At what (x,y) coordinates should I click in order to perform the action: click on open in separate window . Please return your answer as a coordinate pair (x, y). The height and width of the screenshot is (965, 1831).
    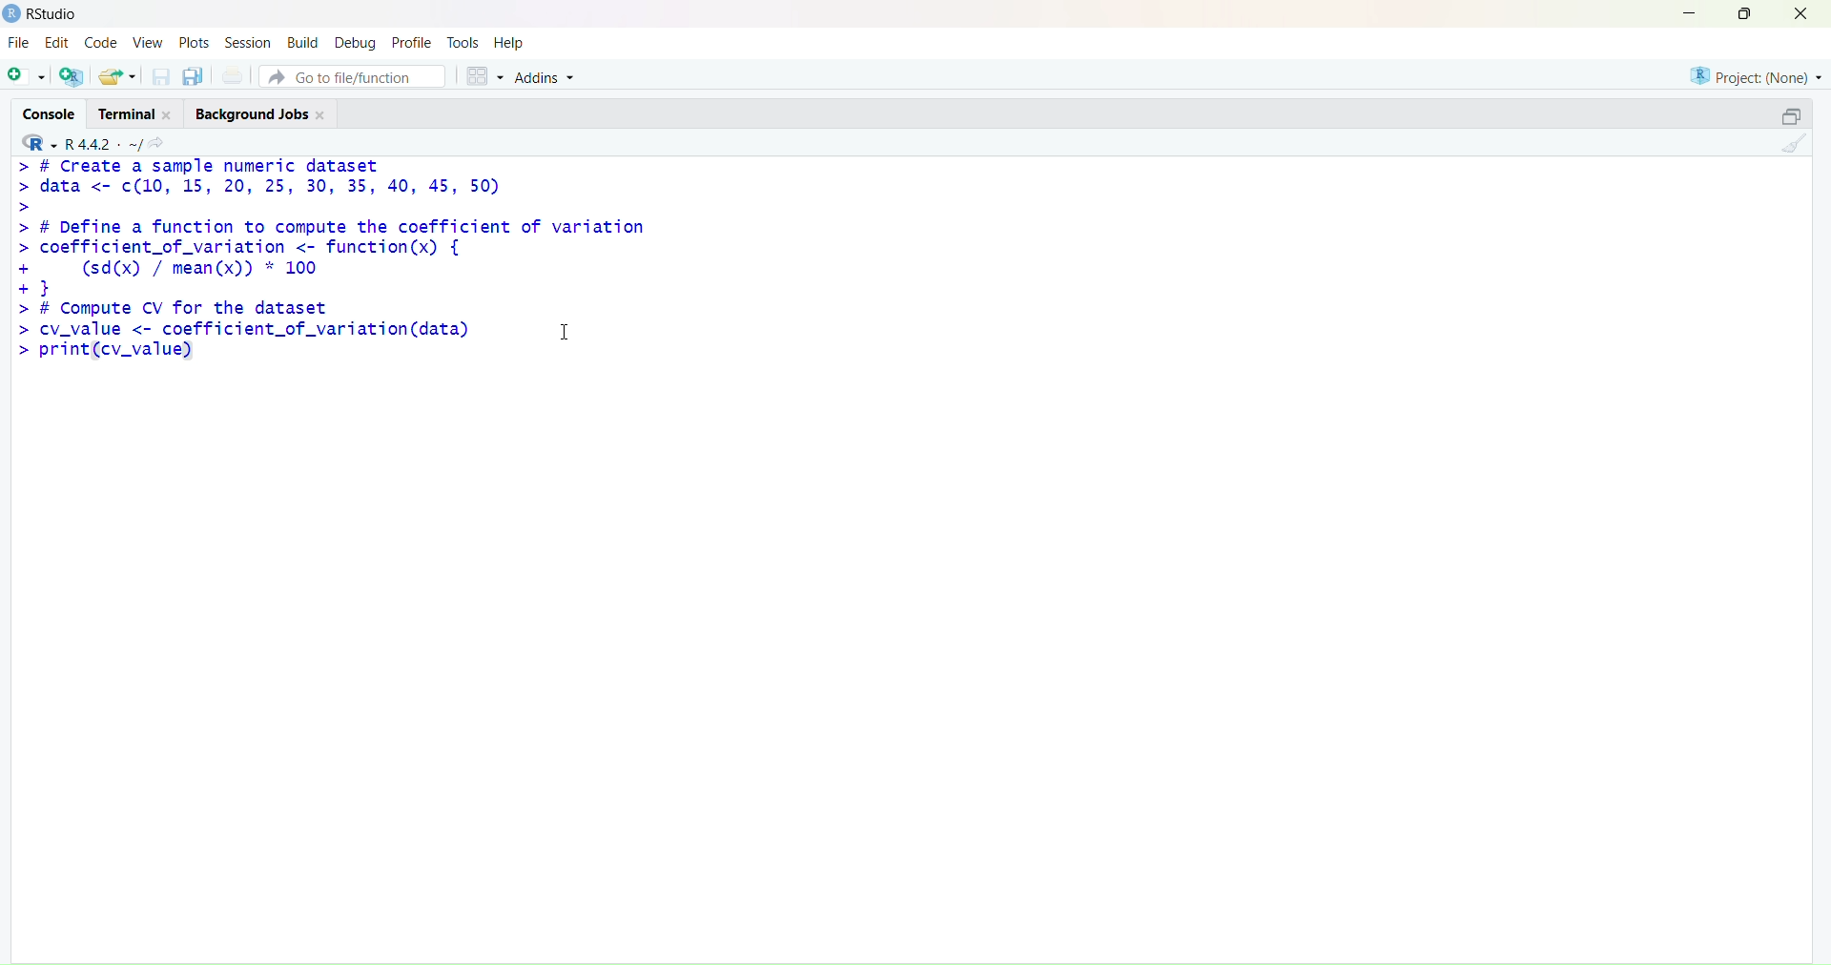
    Looking at the image, I should click on (1791, 115).